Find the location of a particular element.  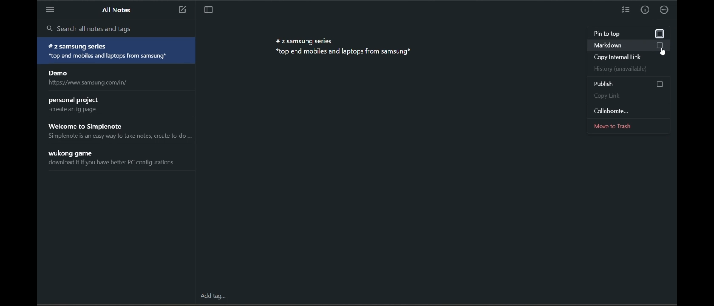

search all notes and tags is located at coordinates (120, 29).